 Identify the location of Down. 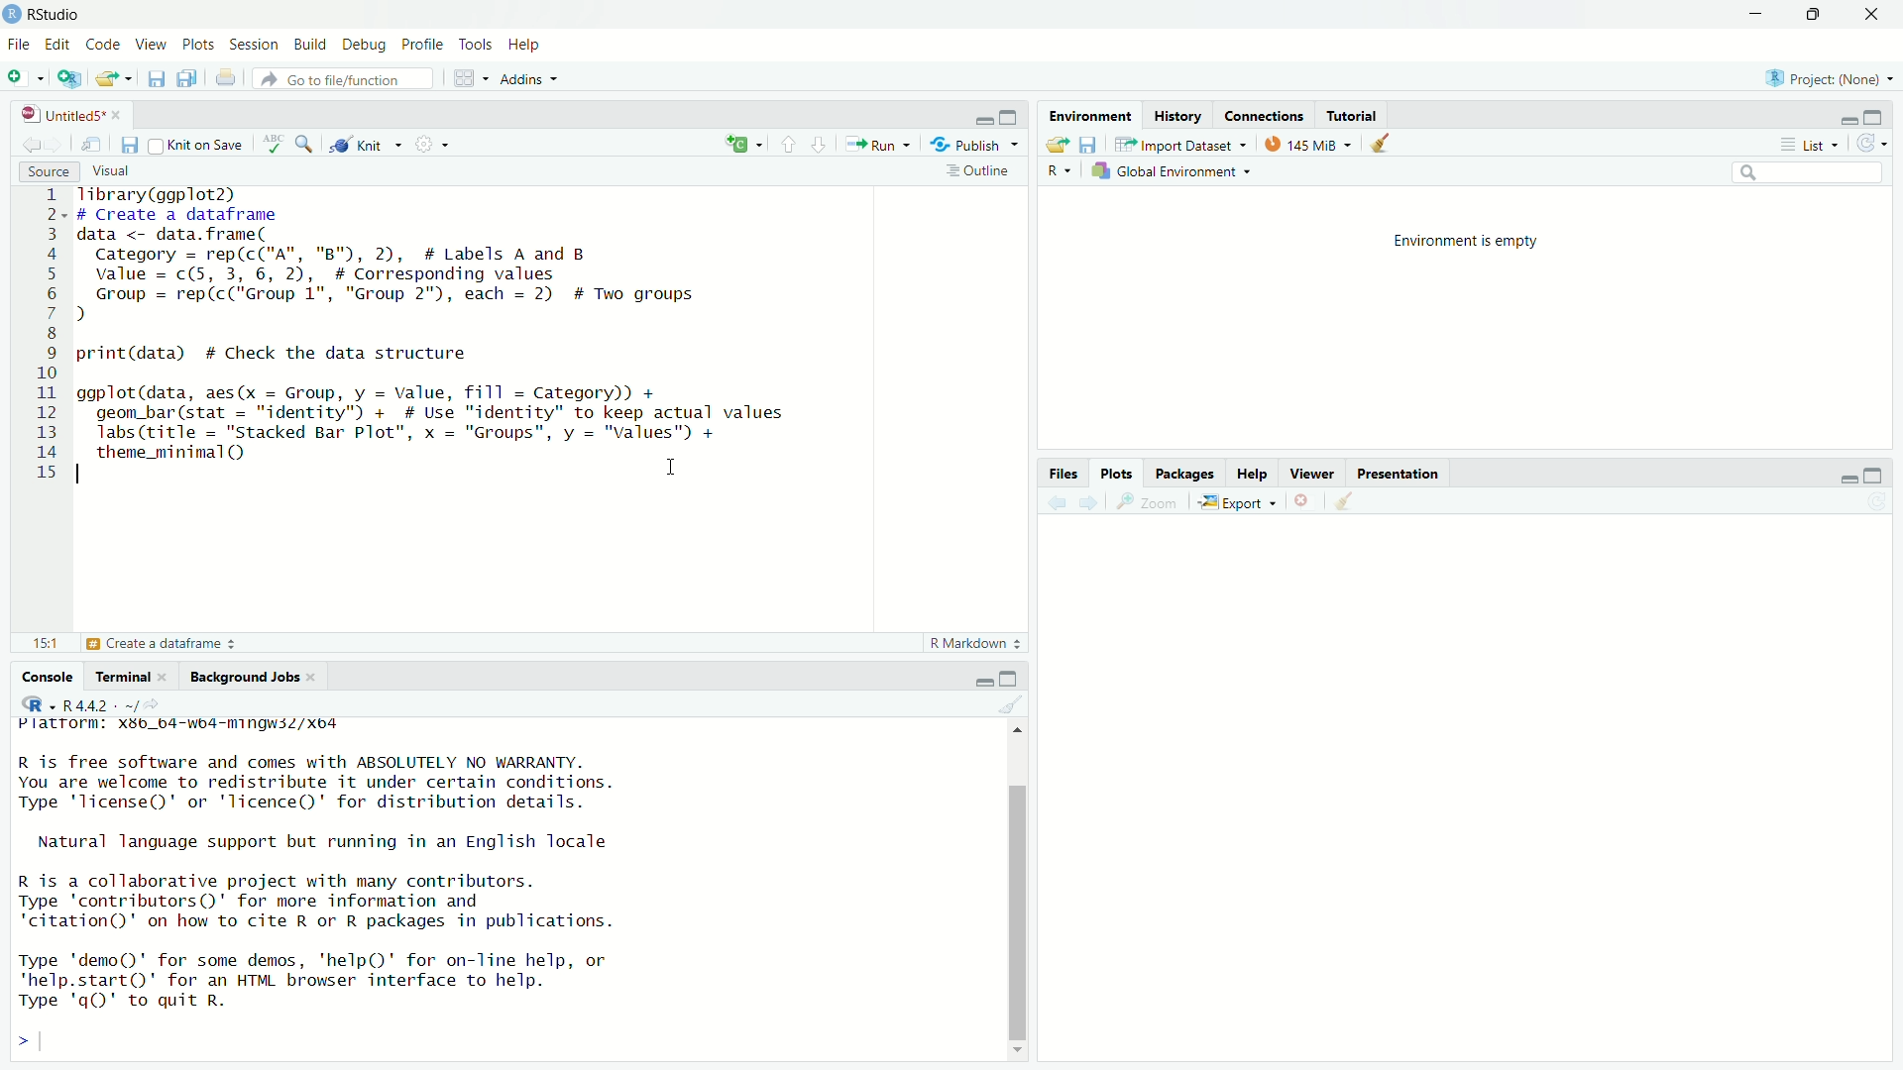
(1024, 1047).